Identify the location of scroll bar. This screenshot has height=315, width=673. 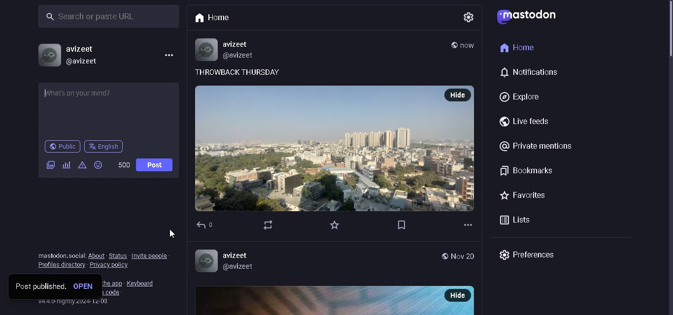
(669, 35).